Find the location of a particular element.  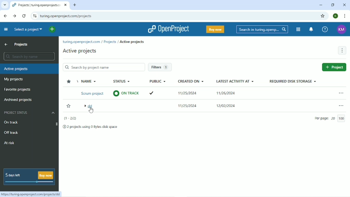

Modules is located at coordinates (298, 30).